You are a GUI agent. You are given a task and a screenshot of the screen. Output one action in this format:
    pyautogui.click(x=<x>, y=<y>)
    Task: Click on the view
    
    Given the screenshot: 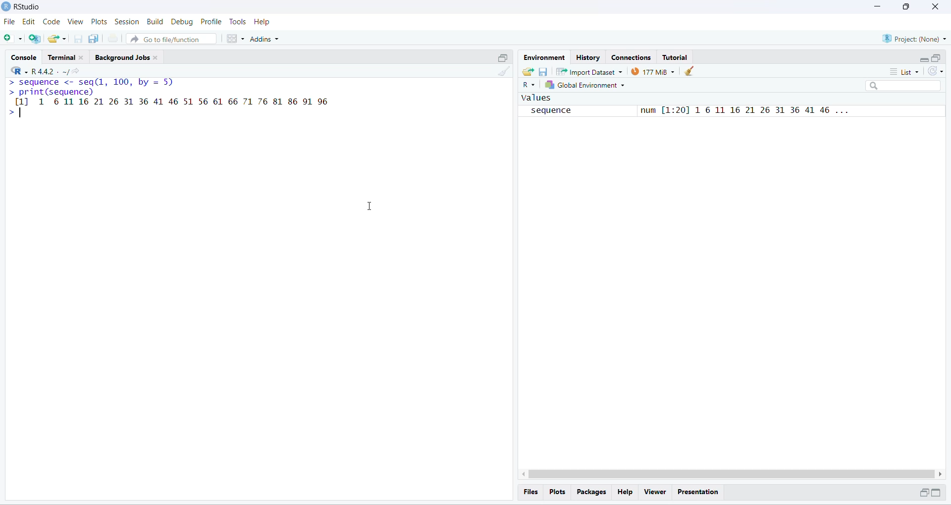 What is the action you would take?
    pyautogui.click(x=75, y=21)
    